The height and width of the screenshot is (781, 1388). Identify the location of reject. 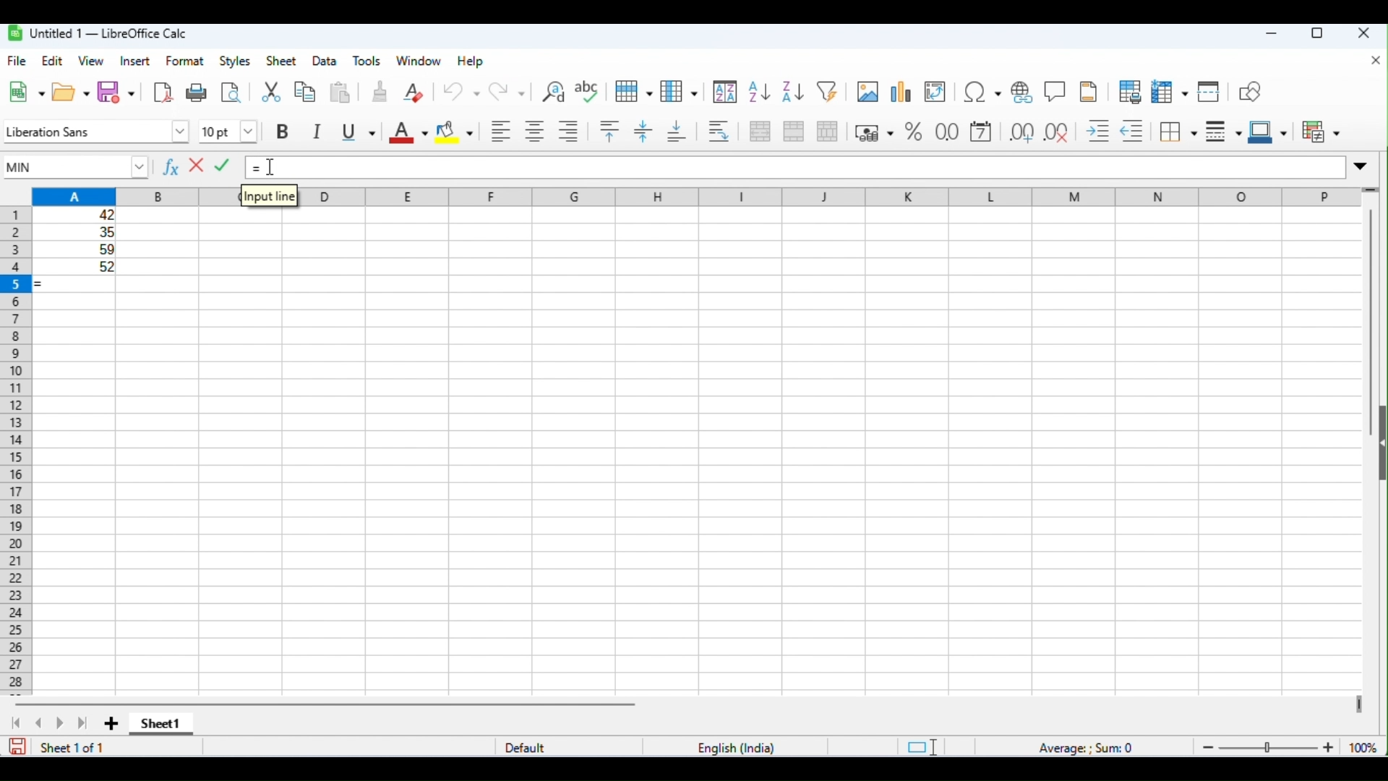
(198, 166).